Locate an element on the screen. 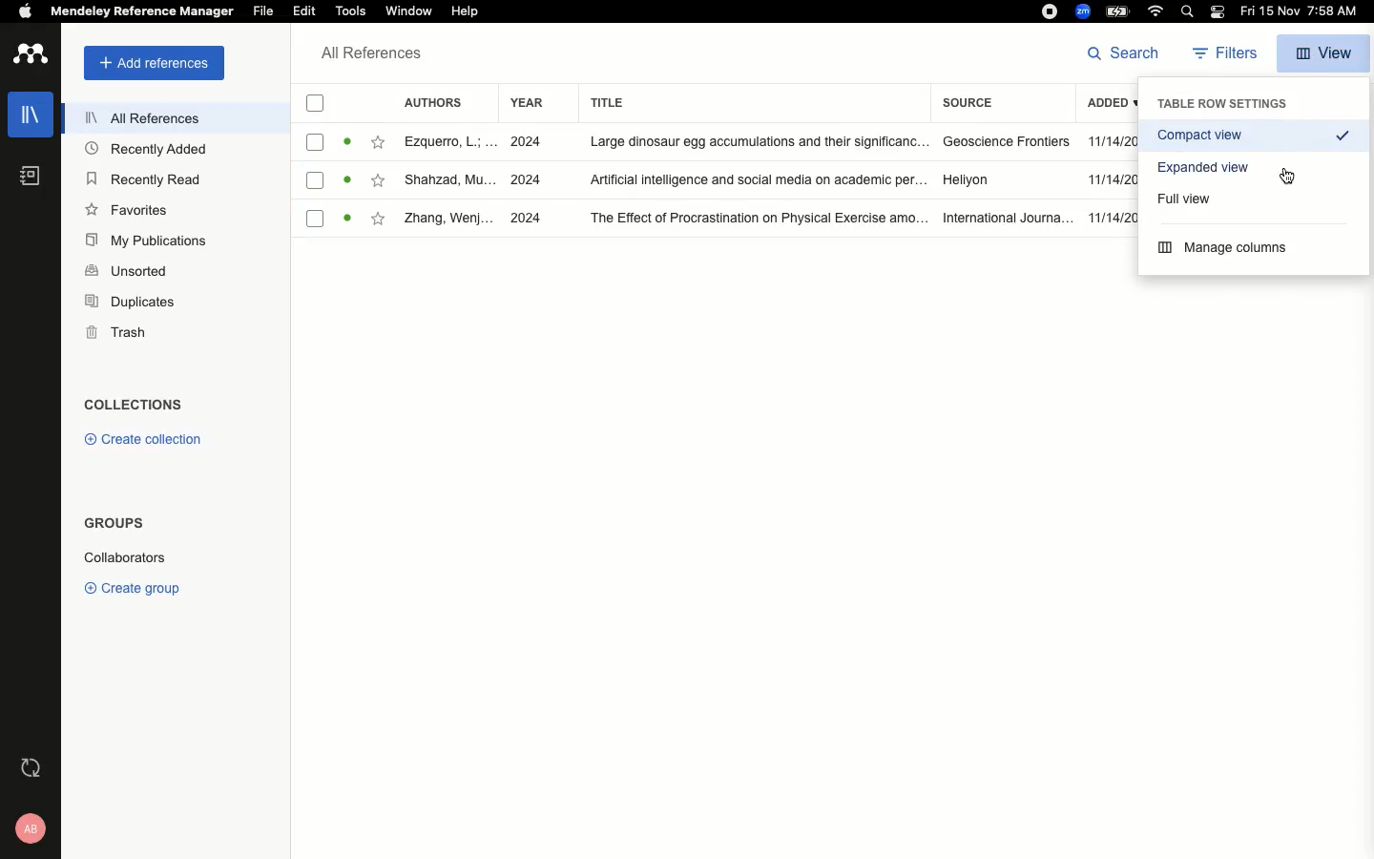 This screenshot has width=1374, height=859. Unsorted is located at coordinates (126, 269).